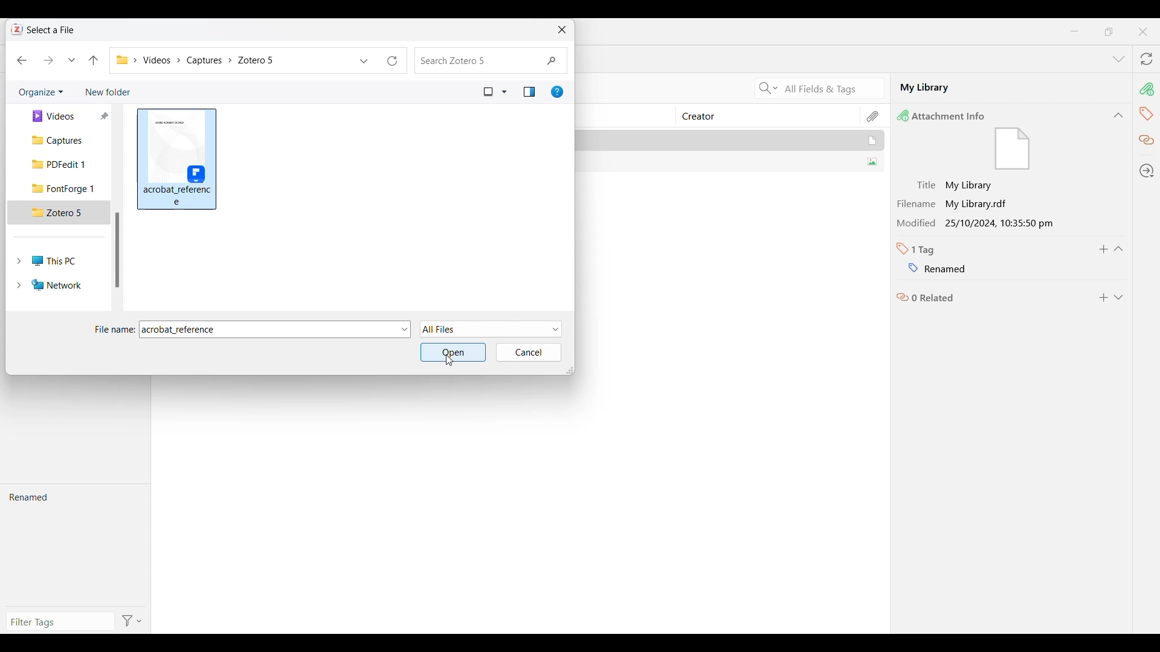 This screenshot has height=652, width=1160. I want to click on Move back, so click(21, 60).